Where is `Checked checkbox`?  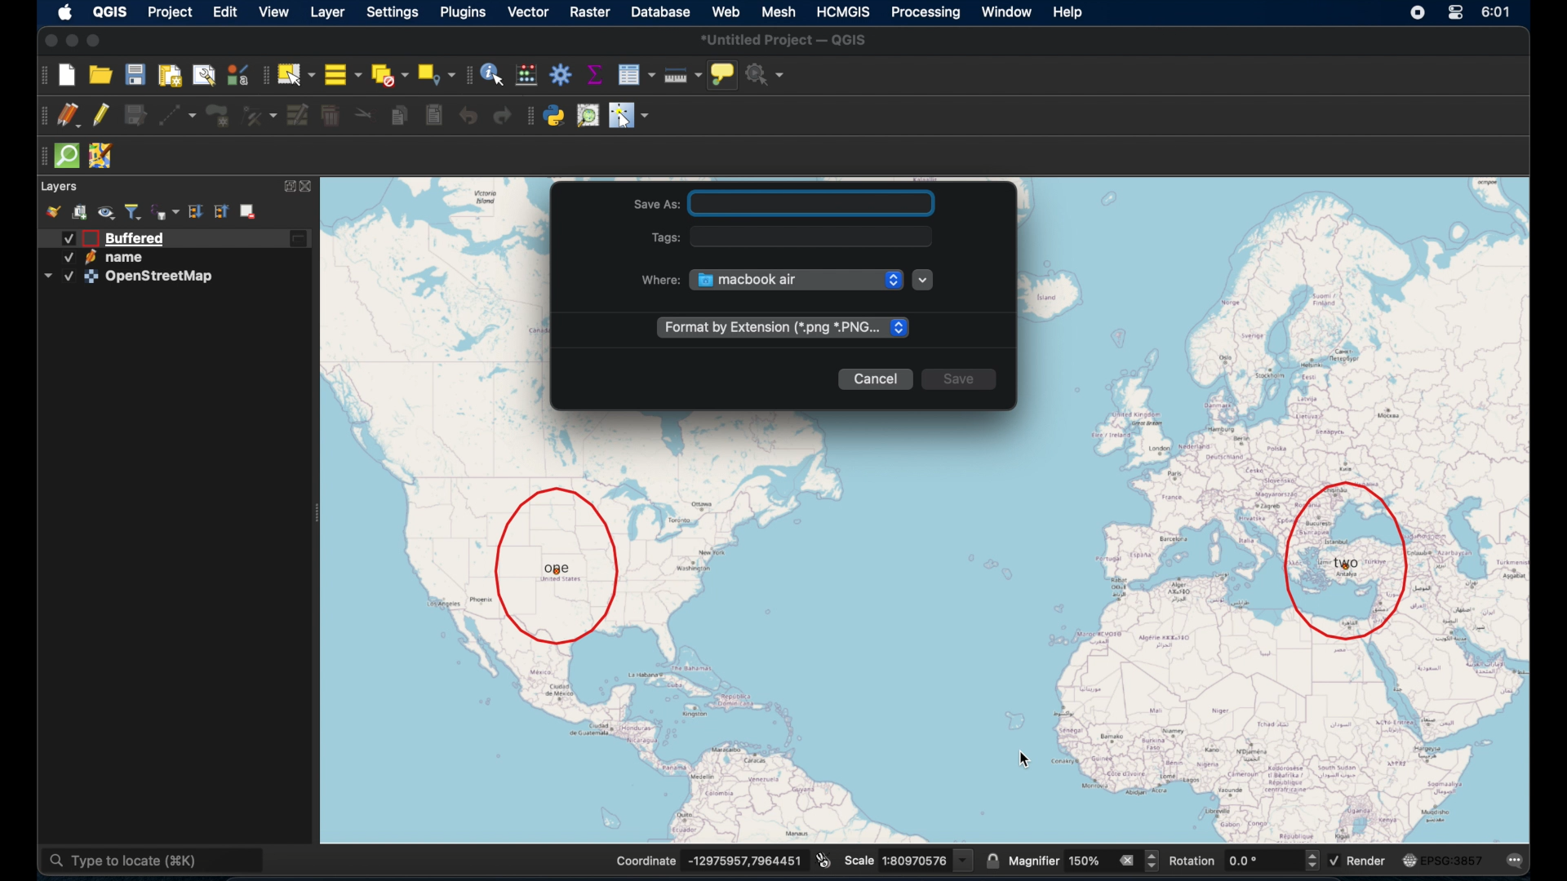
Checked checkbox is located at coordinates (1335, 861).